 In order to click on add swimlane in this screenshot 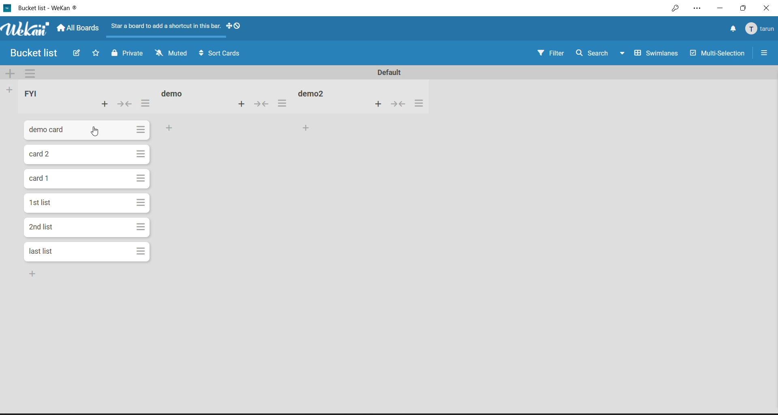, I will do `click(11, 73)`.